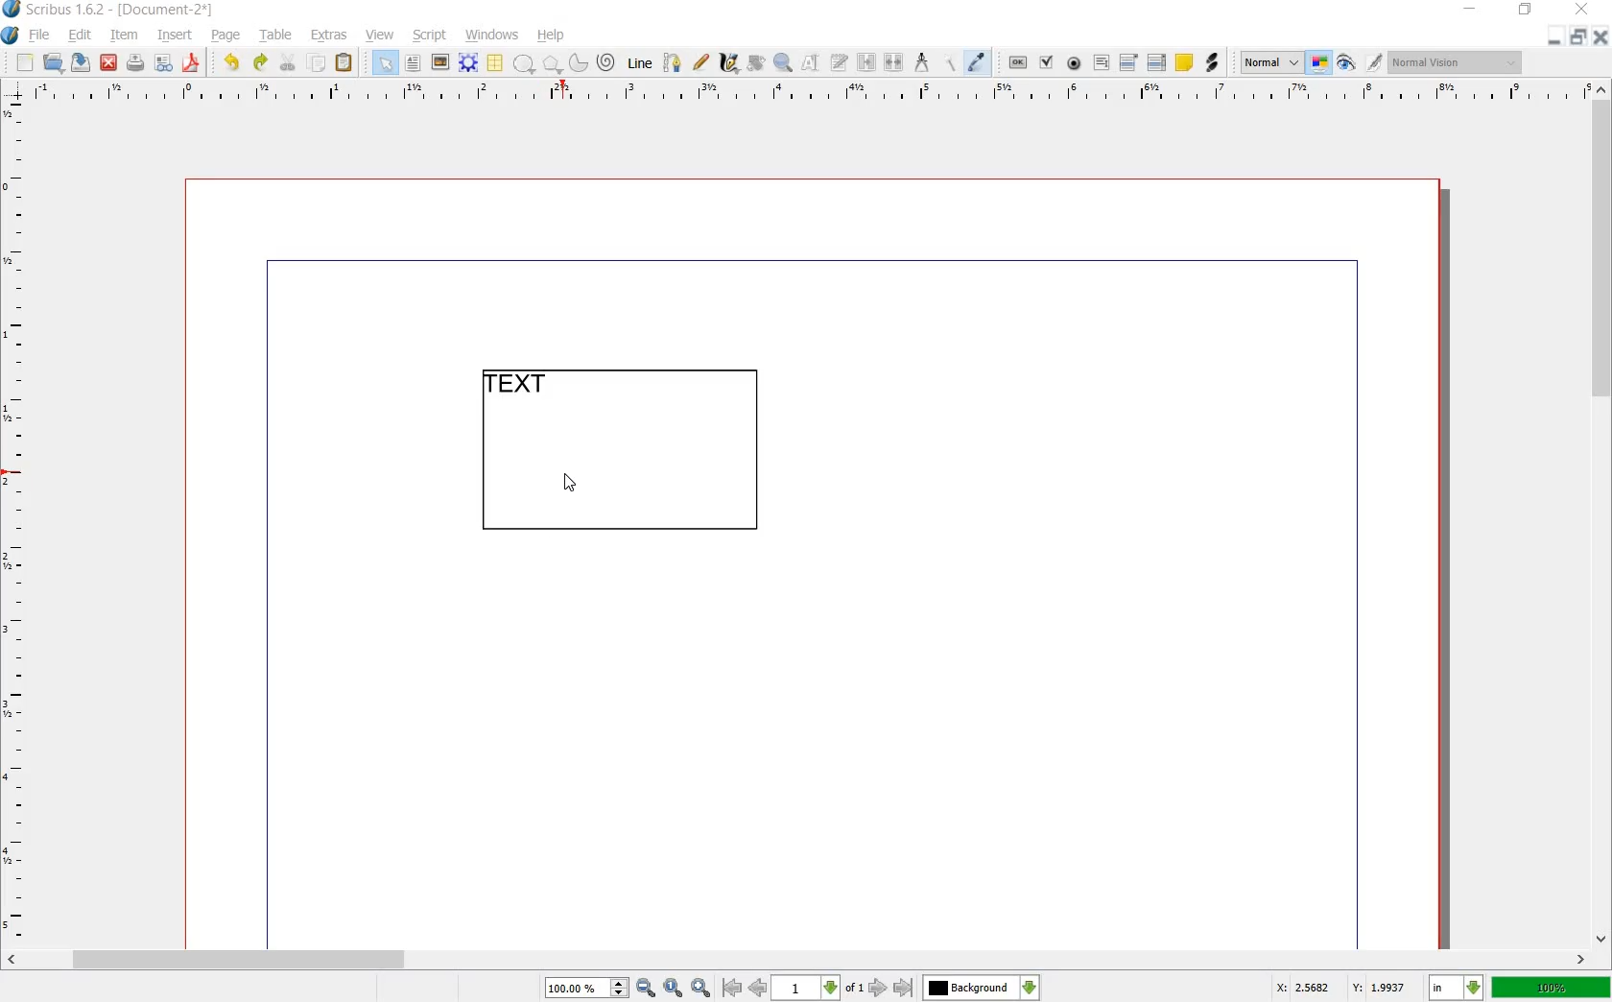 This screenshot has width=1612, height=1002. Describe the element at coordinates (191, 63) in the screenshot. I see `save as pdf` at that location.